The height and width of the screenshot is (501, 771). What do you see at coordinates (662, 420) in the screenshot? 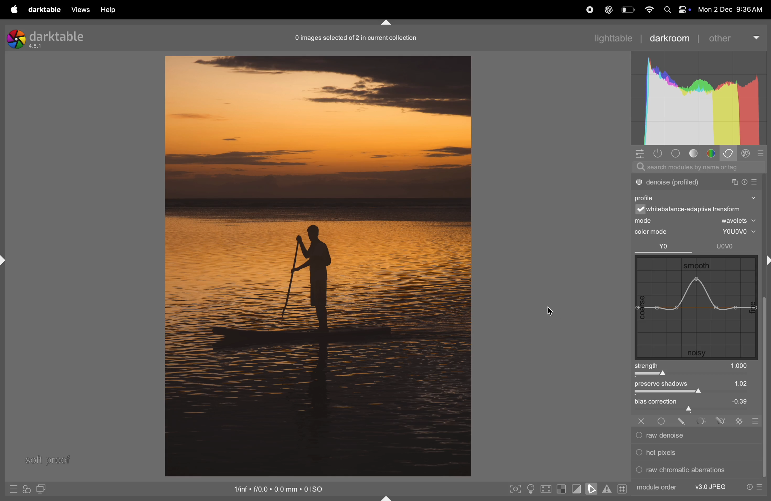
I see `` at bounding box center [662, 420].